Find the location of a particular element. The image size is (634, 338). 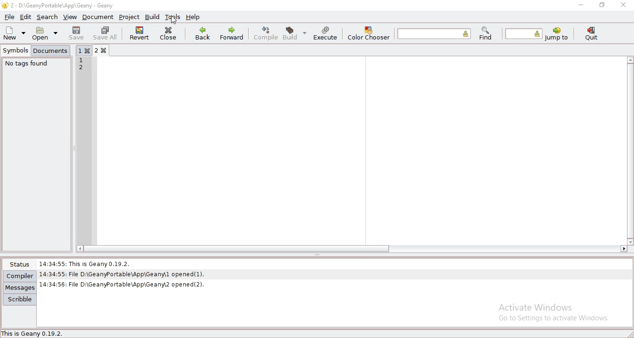

no tags found is located at coordinates (27, 64).